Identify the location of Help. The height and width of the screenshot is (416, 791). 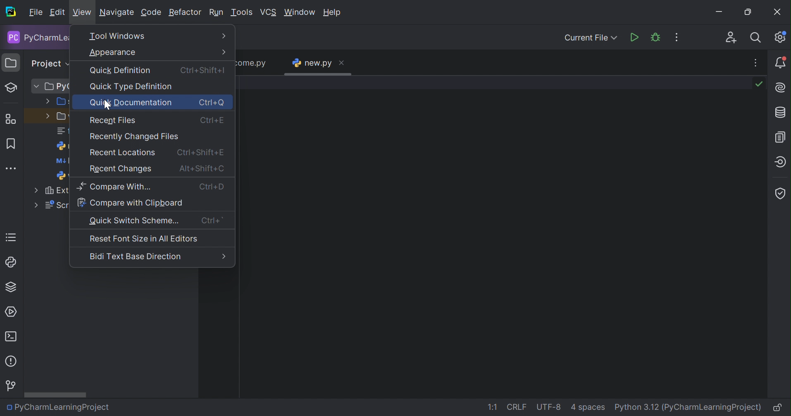
(334, 12).